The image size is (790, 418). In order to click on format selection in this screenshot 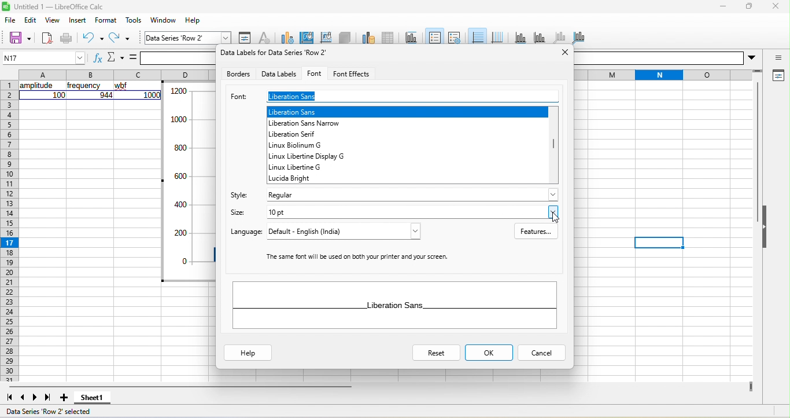, I will do `click(246, 36)`.